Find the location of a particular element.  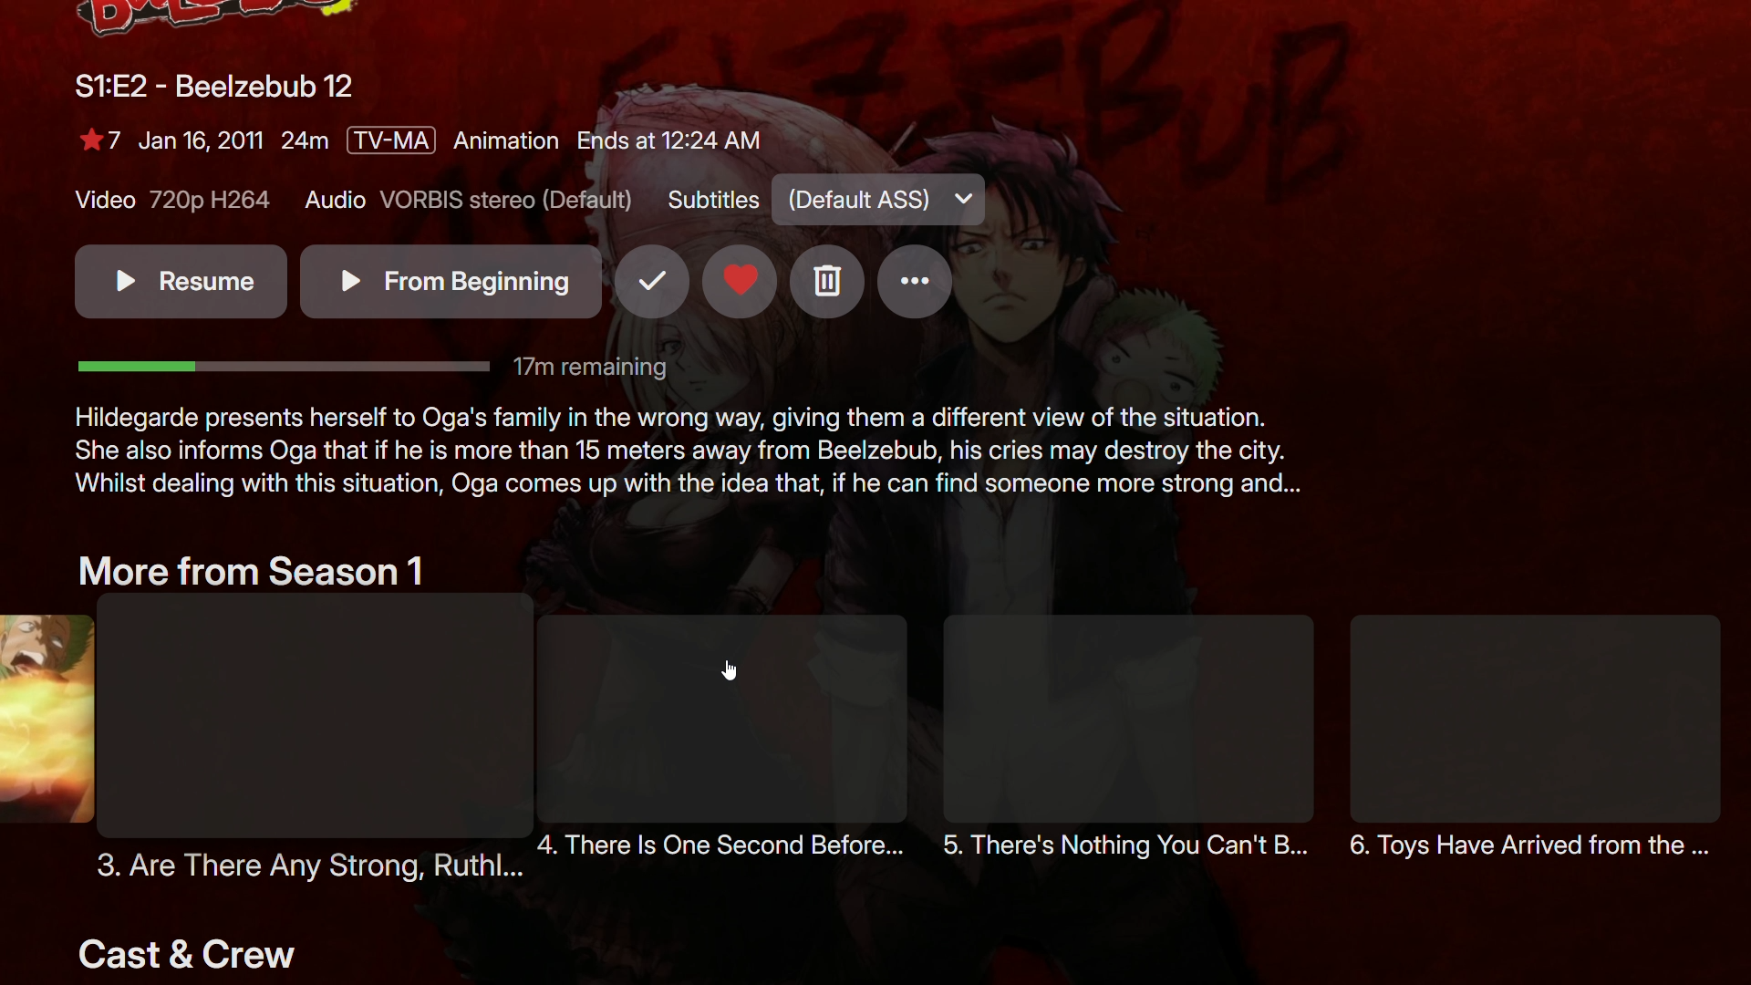

Favorites is located at coordinates (739, 286).